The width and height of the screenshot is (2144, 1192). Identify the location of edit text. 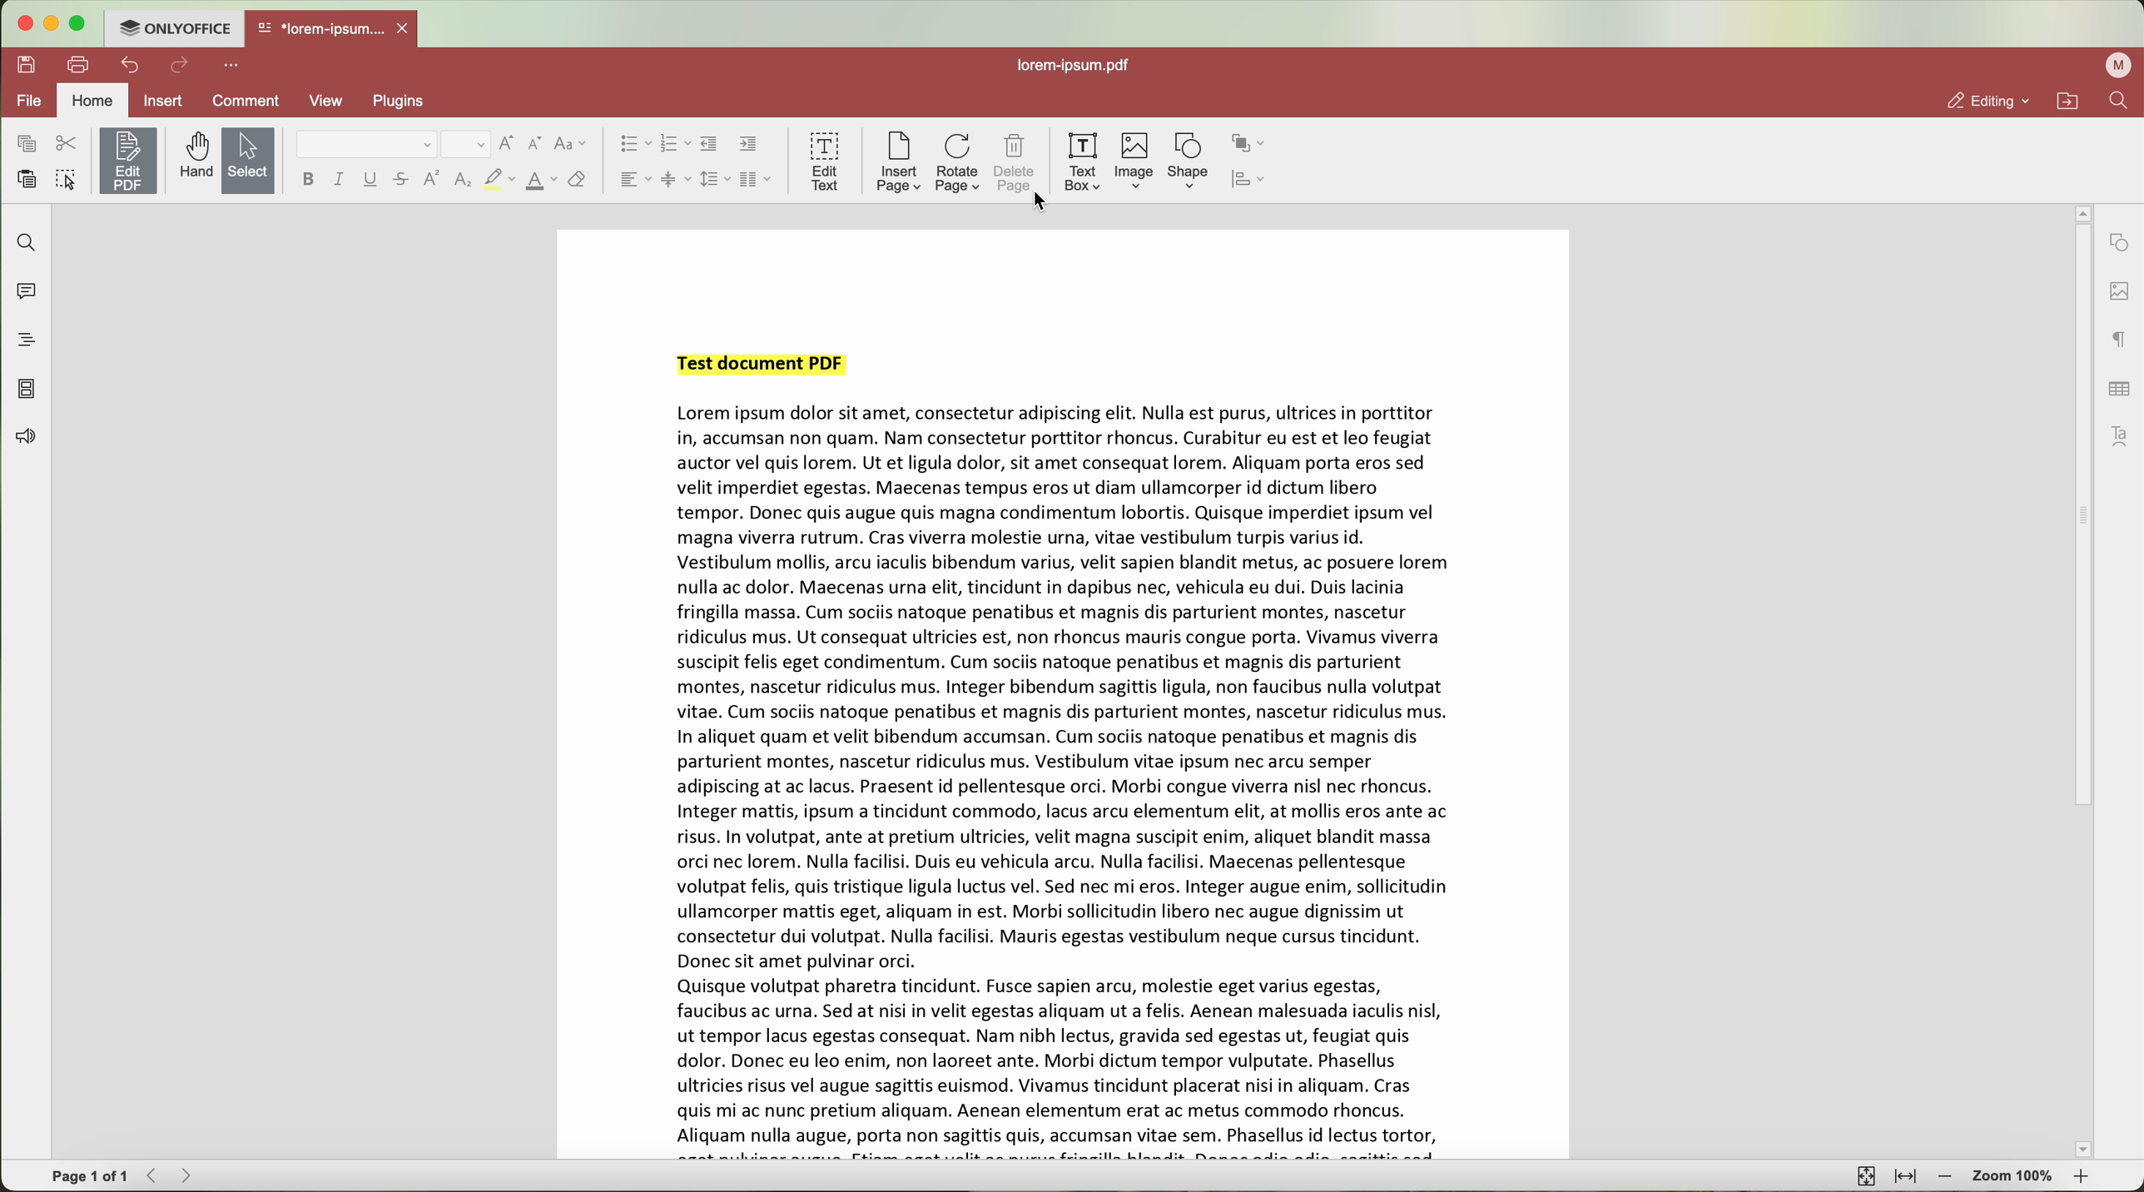
(822, 162).